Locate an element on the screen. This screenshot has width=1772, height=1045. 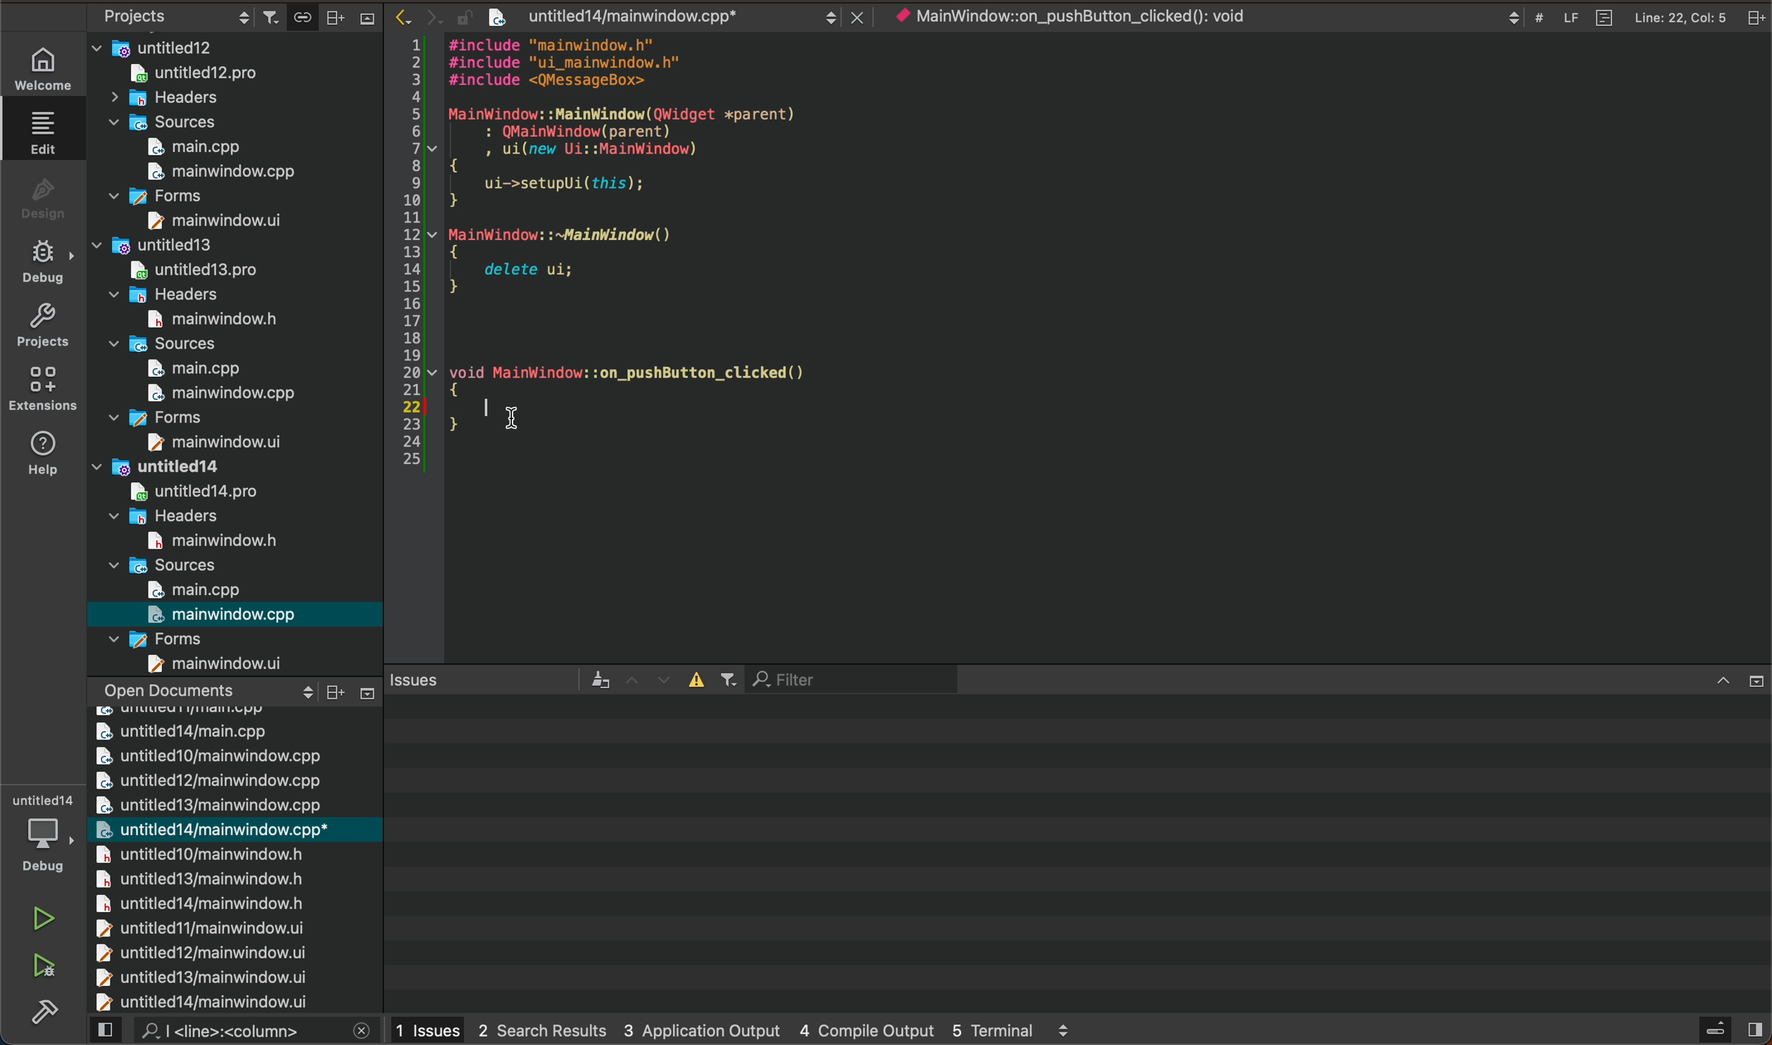
main window is located at coordinates (206, 220).